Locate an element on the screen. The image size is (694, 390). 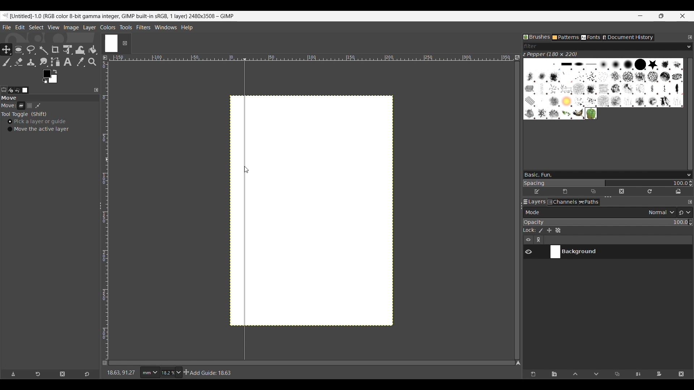
Delete layer is located at coordinates (681, 374).